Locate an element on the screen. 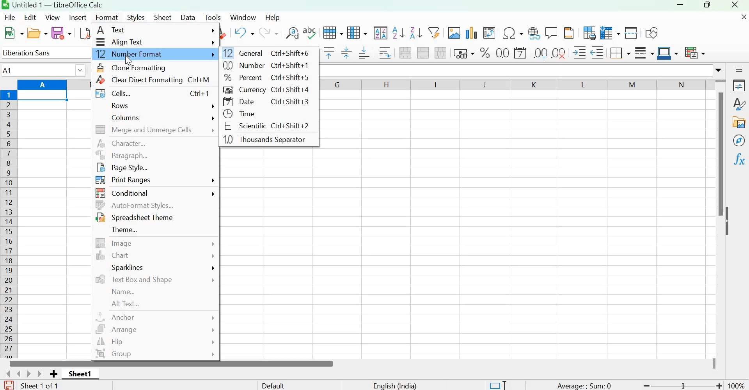 This screenshot has width=749, height=390. The document has not been modified since the last save is located at coordinates (9, 385).